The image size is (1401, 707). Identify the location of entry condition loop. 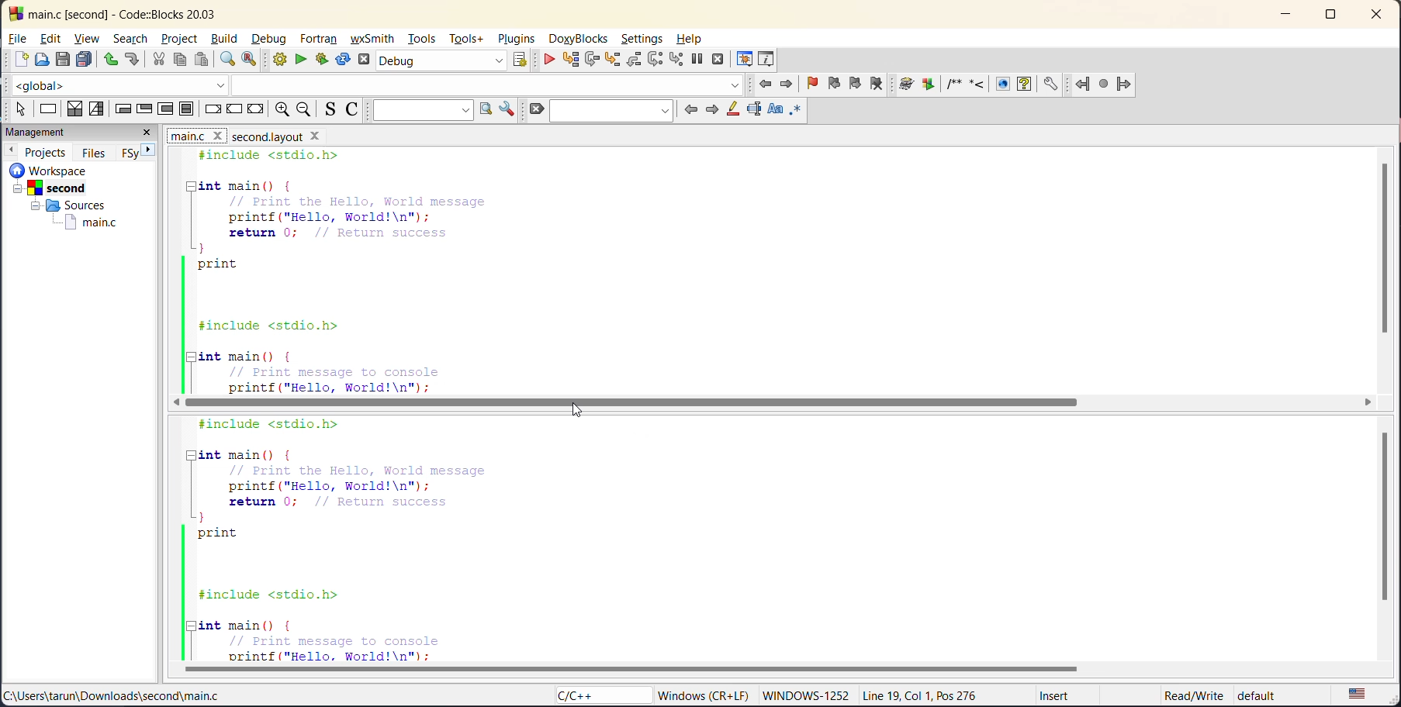
(123, 109).